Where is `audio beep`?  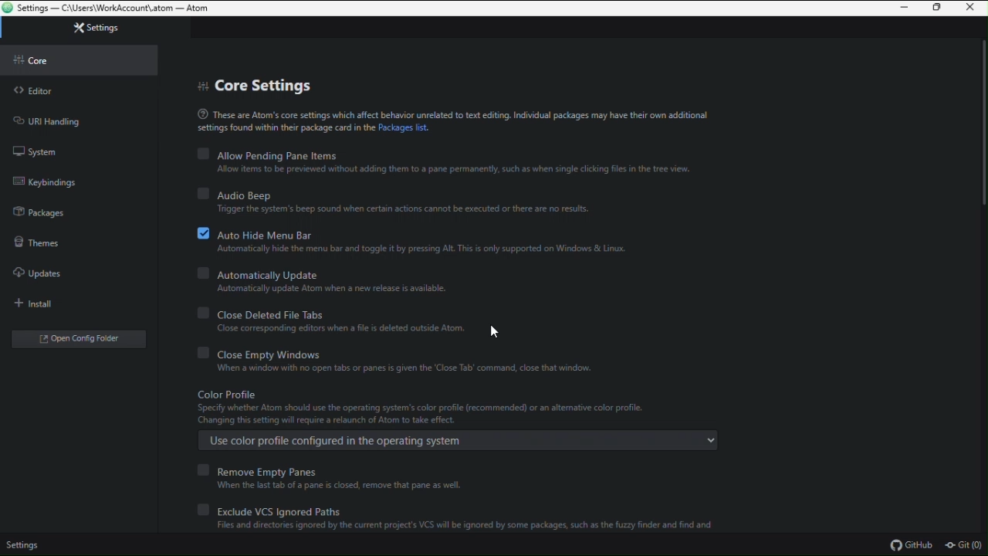
audio beep is located at coordinates (475, 194).